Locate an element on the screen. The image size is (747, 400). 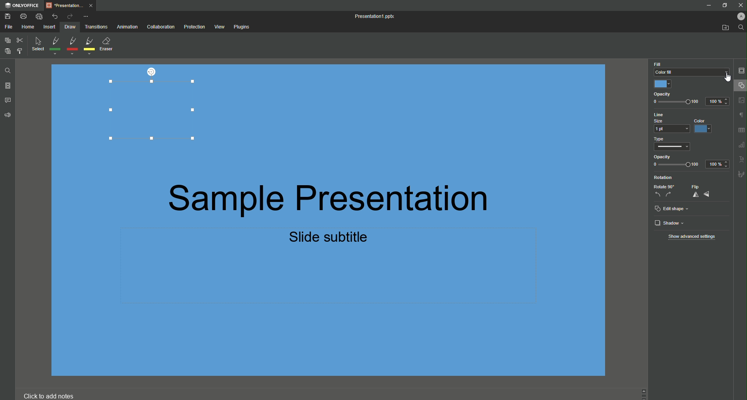
Insert is located at coordinates (49, 27).